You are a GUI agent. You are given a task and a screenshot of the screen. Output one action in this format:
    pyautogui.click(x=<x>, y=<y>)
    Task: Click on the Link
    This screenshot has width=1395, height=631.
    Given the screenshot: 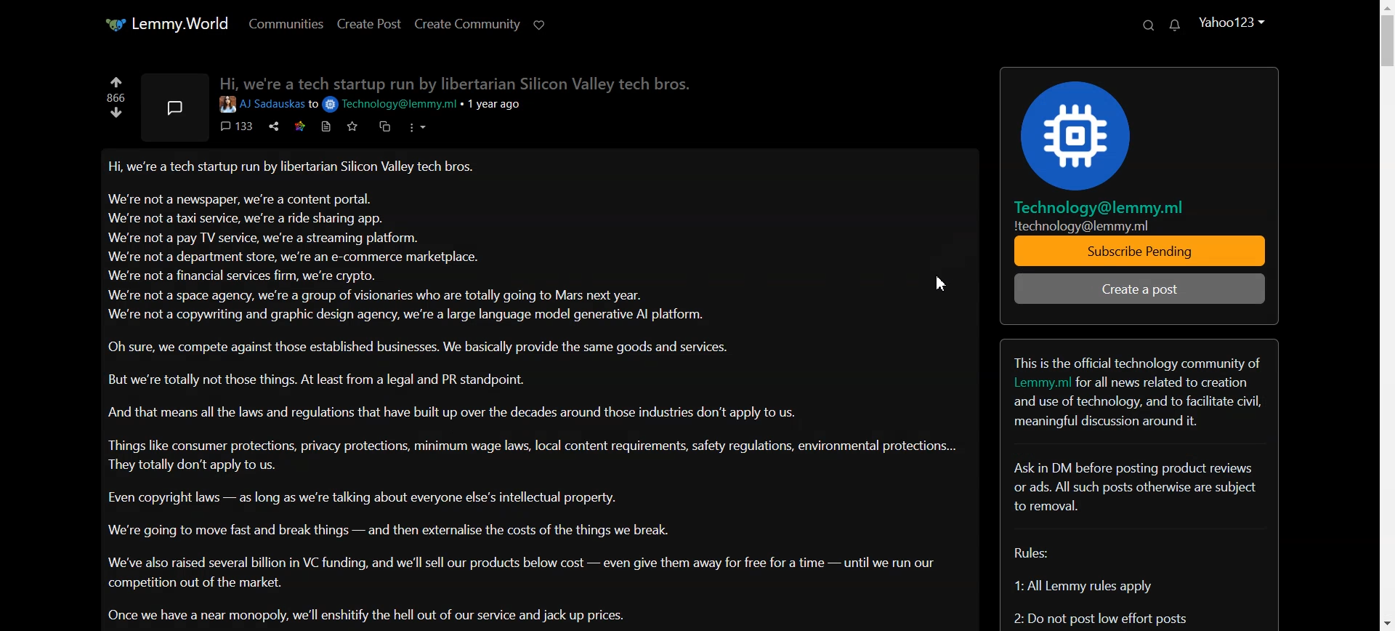 What is the action you would take?
    pyautogui.click(x=298, y=126)
    